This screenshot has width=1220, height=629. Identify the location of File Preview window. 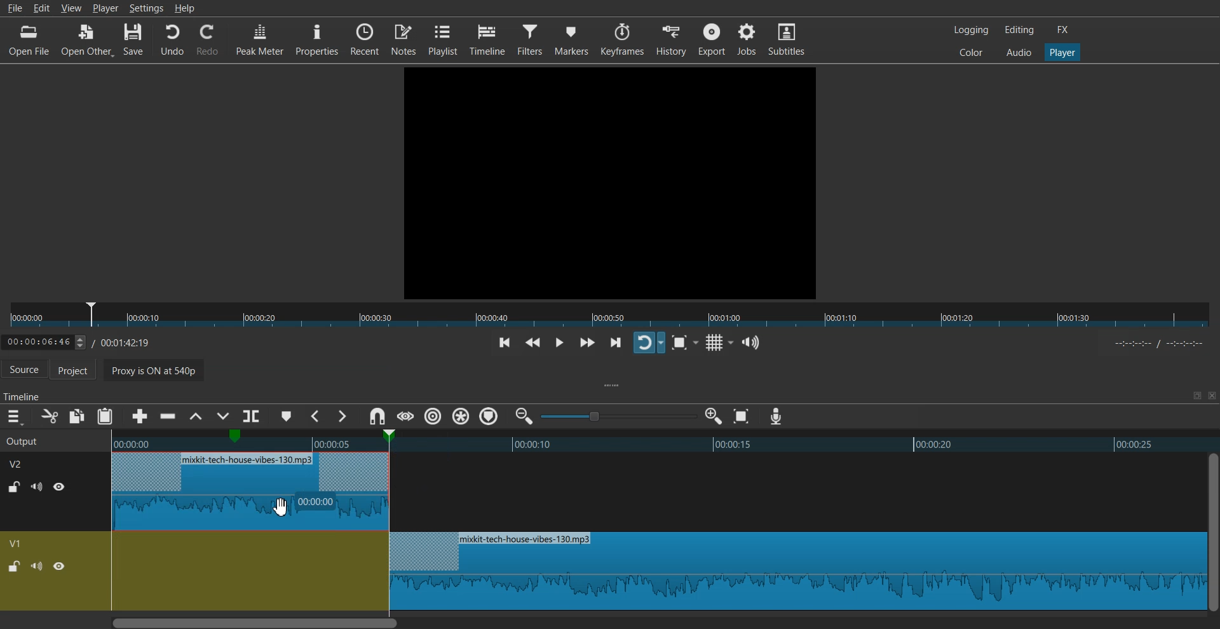
(613, 181).